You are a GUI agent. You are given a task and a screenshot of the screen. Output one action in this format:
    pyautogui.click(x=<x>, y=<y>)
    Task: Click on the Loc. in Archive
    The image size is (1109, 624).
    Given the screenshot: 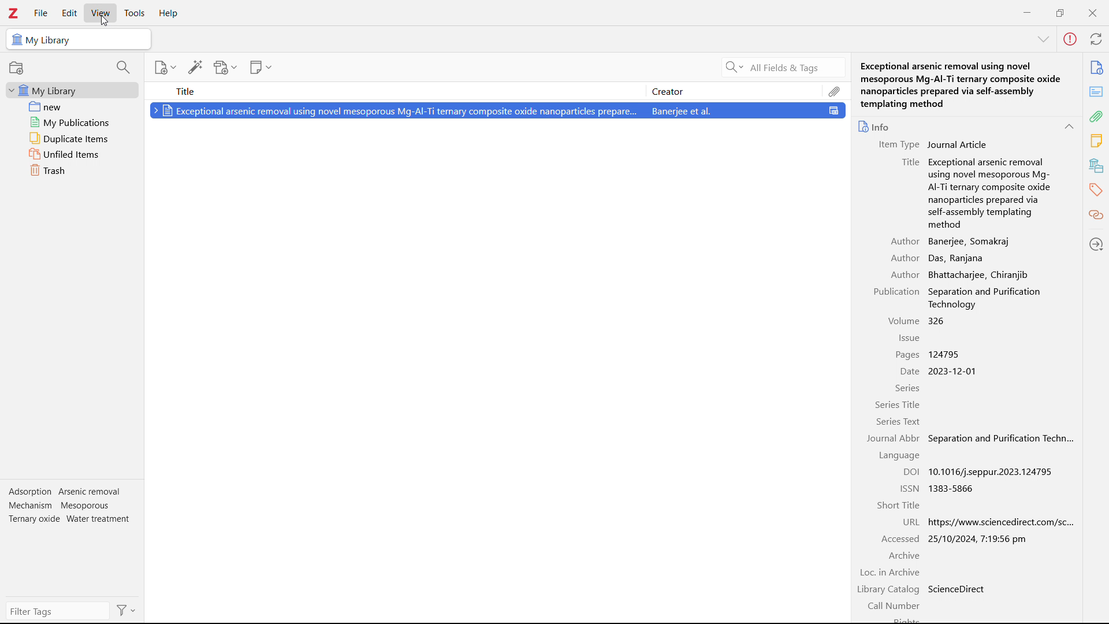 What is the action you would take?
    pyautogui.click(x=890, y=572)
    